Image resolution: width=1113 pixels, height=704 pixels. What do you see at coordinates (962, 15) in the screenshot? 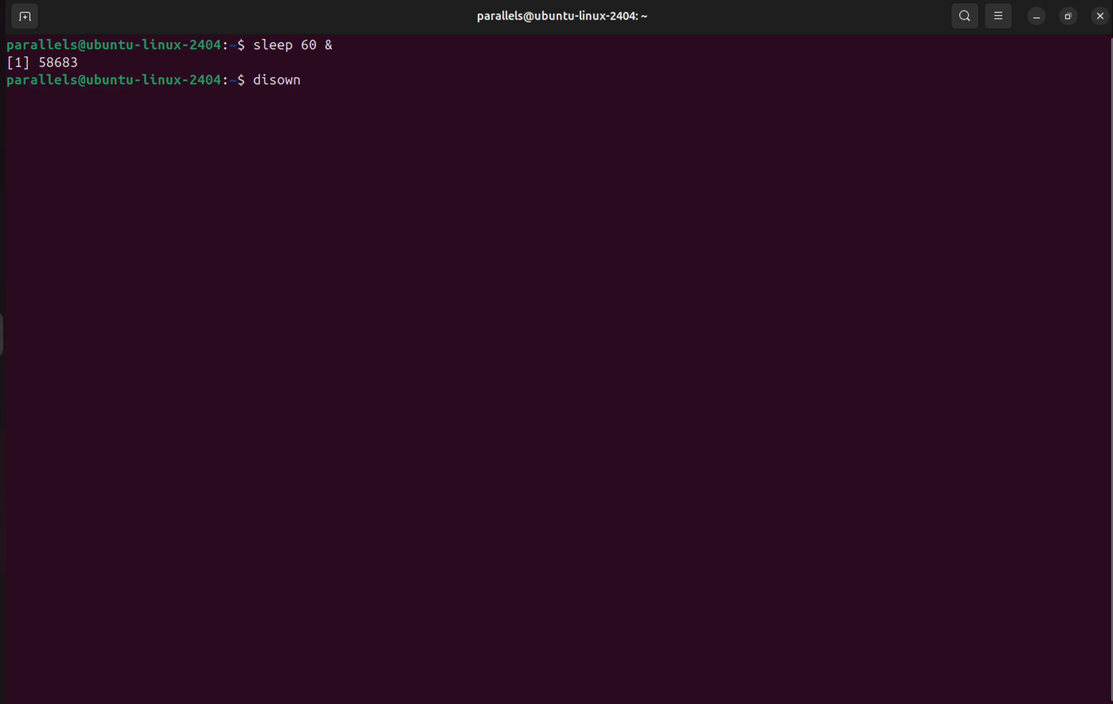
I see `search` at bounding box center [962, 15].